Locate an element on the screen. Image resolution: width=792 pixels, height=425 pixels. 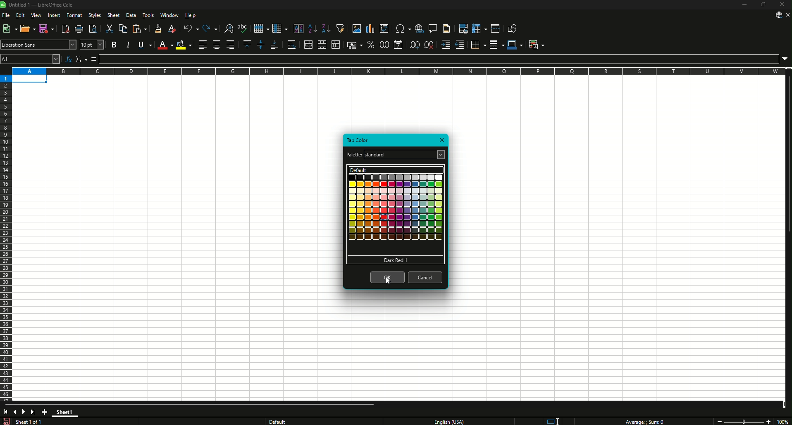
Wrap Text is located at coordinates (291, 45).